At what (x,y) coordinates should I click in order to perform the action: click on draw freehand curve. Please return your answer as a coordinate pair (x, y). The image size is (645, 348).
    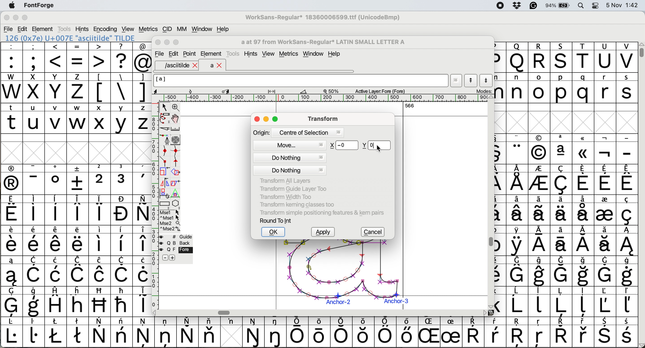
    Looking at the image, I should click on (164, 118).